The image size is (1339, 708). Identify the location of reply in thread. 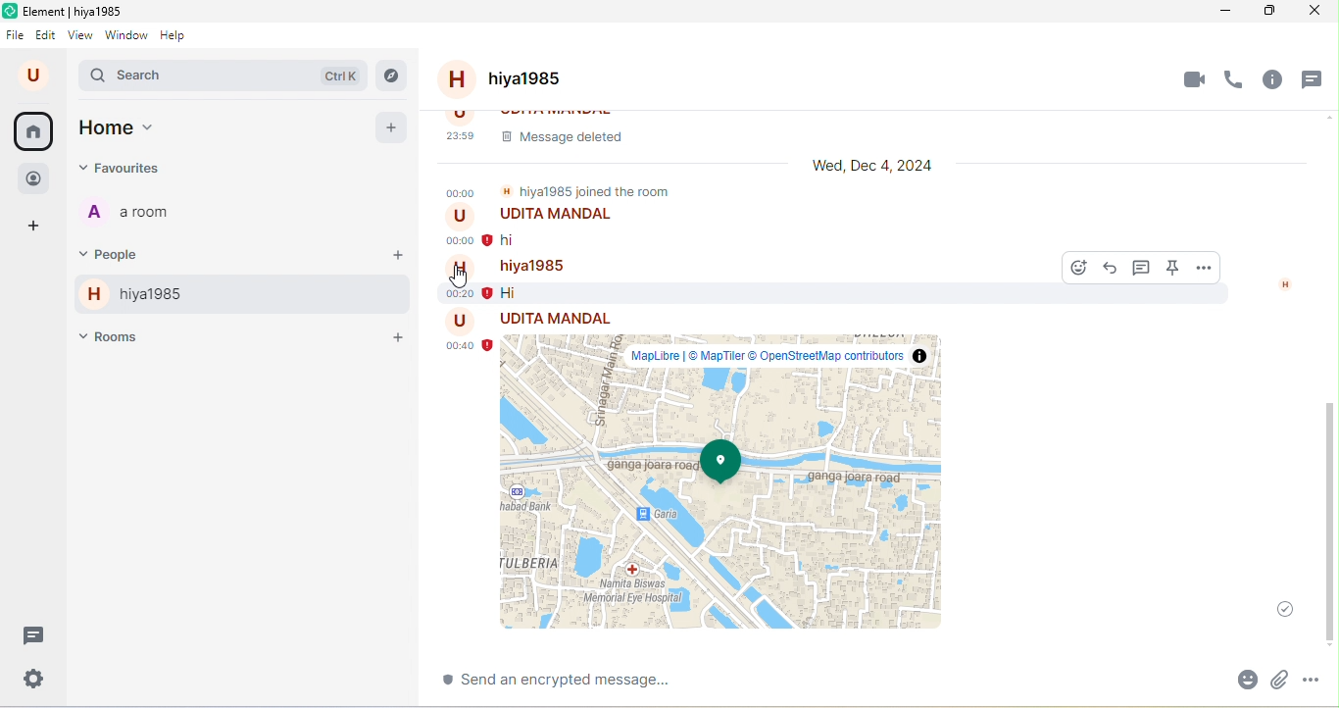
(1143, 270).